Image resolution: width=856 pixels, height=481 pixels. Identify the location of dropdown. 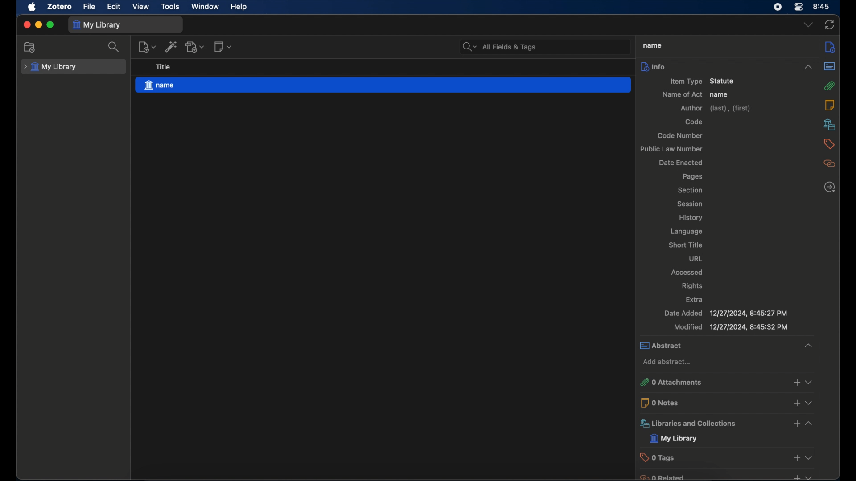
(807, 457).